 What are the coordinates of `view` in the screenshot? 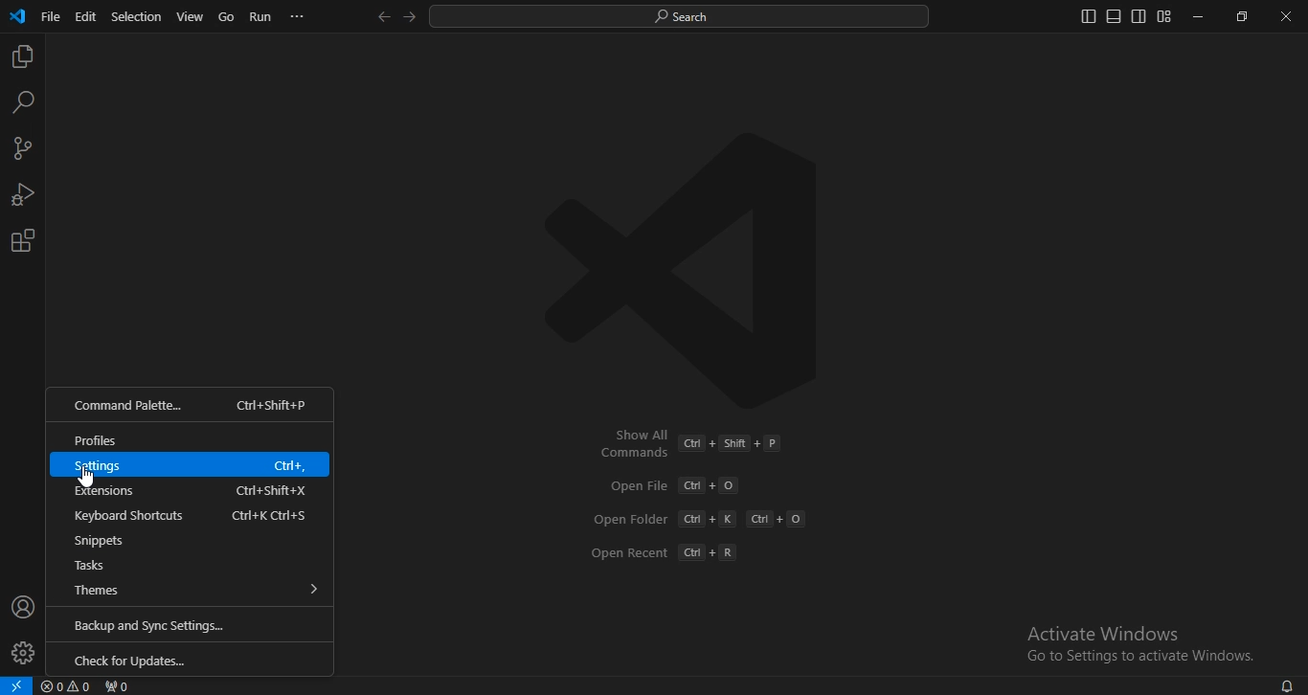 It's located at (191, 16).